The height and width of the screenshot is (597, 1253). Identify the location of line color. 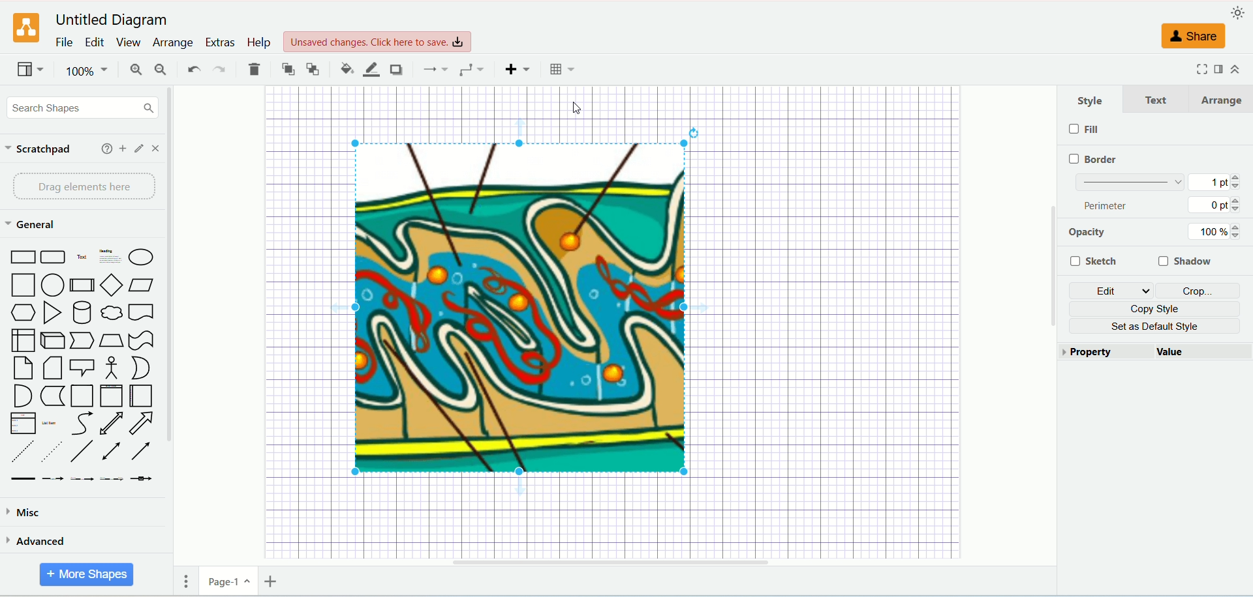
(371, 69).